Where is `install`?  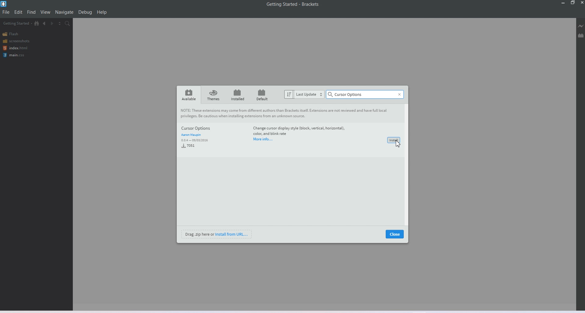 install is located at coordinates (393, 140).